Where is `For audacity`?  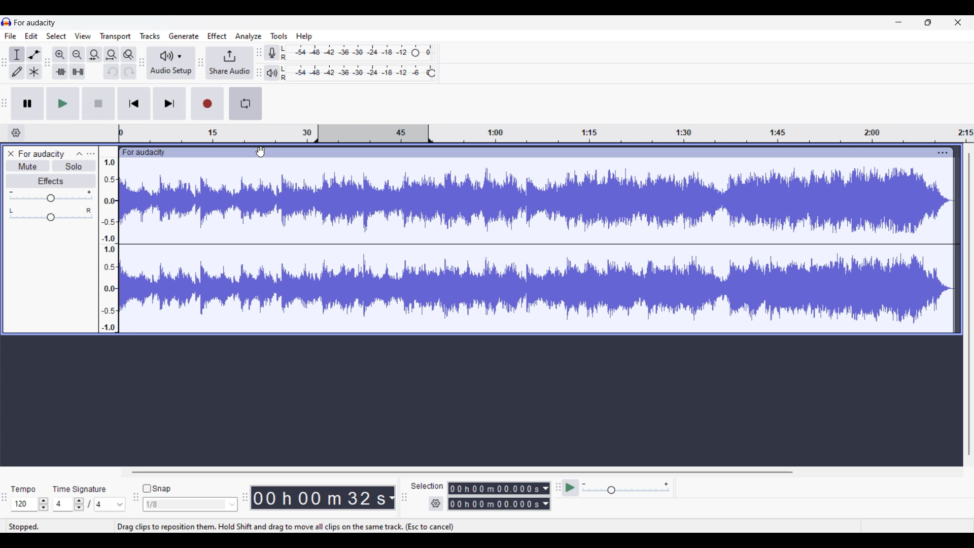
For audacity is located at coordinates (35, 23).